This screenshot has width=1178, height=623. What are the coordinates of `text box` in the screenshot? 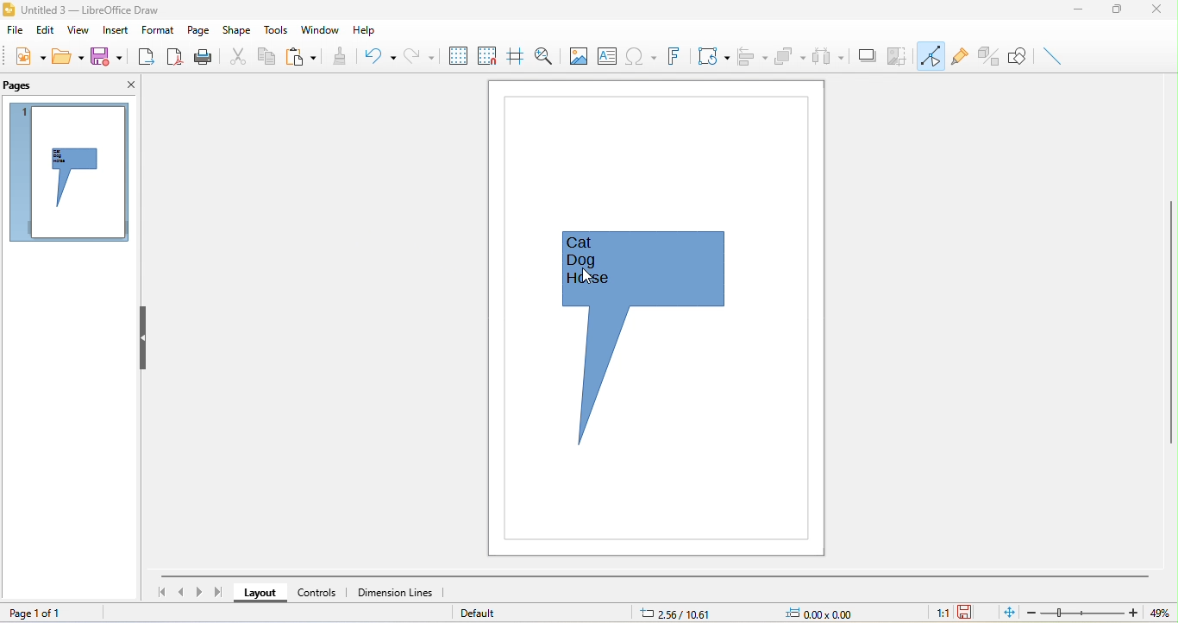 It's located at (607, 58).